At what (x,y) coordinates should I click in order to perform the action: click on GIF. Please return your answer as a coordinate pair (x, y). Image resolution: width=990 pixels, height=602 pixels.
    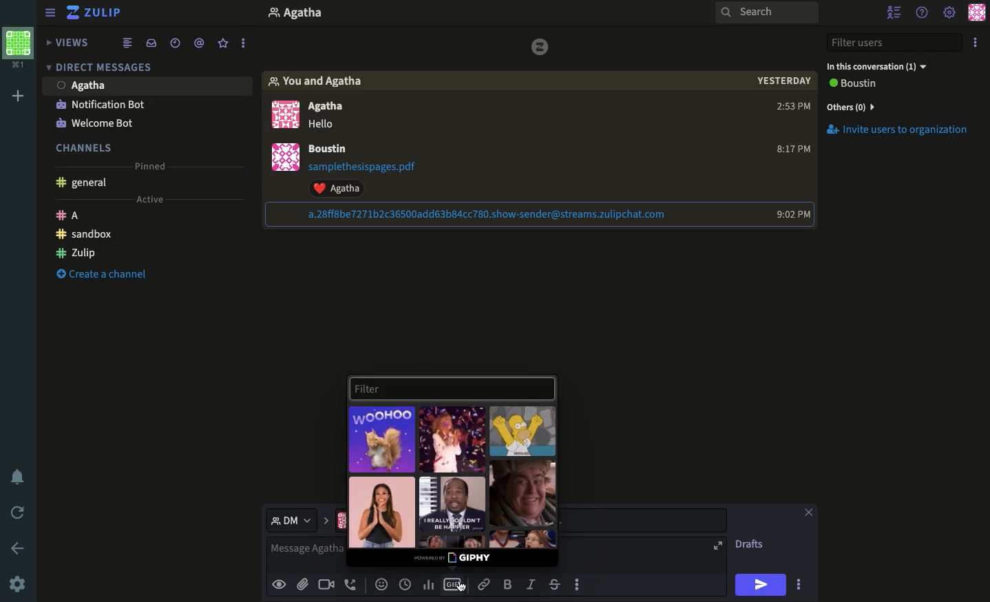
    Looking at the image, I should click on (523, 432).